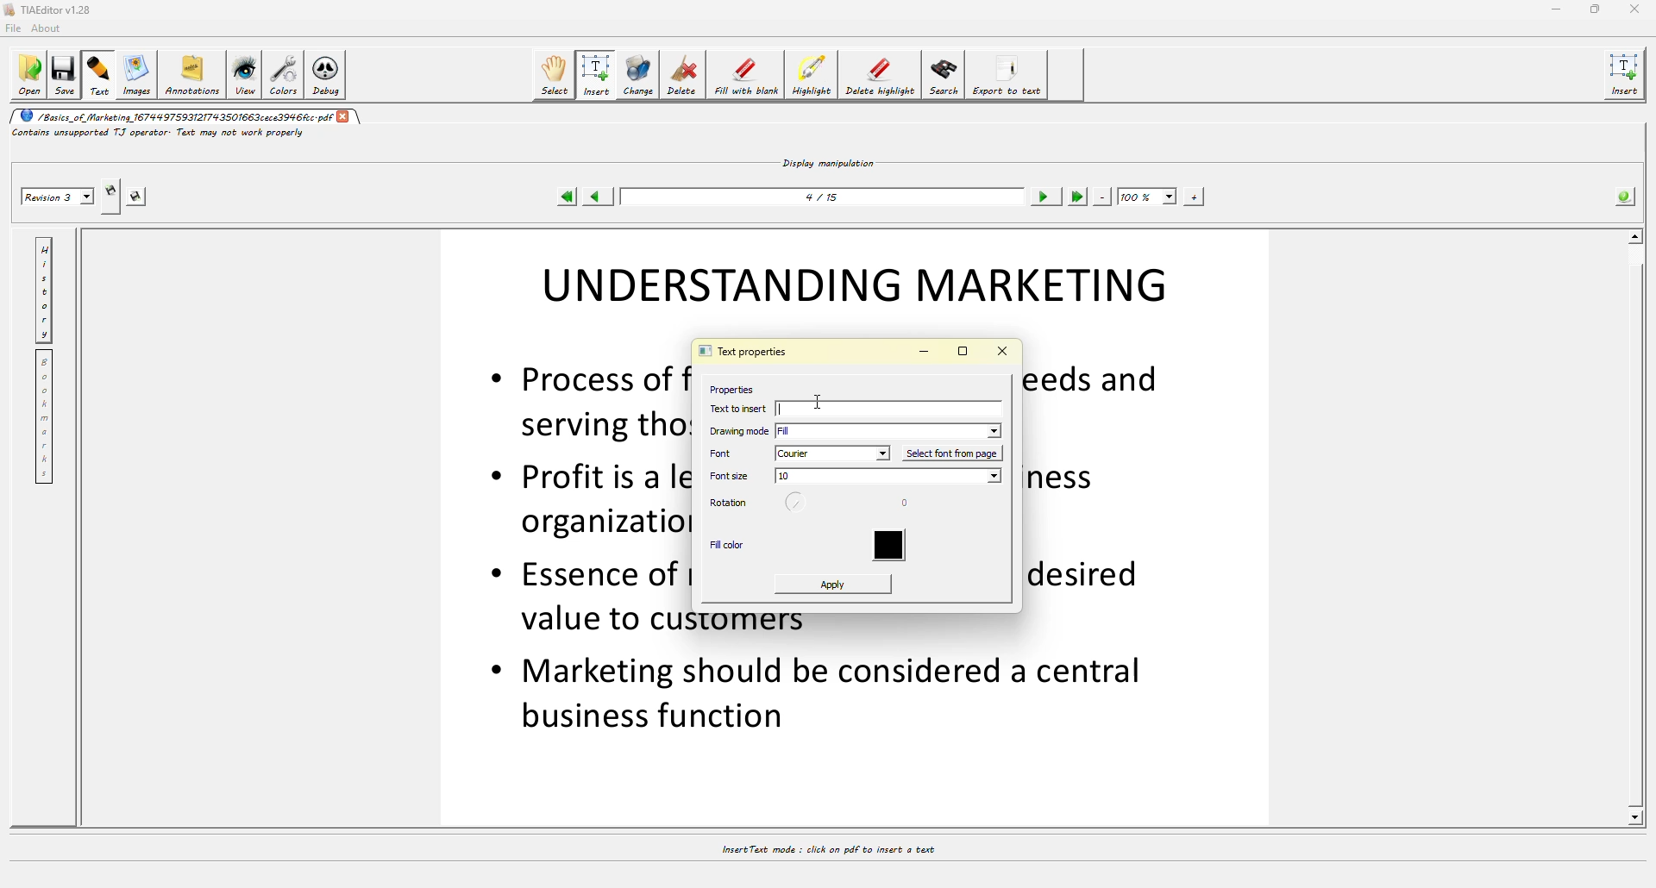 This screenshot has width=1656, height=888. What do you see at coordinates (955, 453) in the screenshot?
I see `select font from page` at bounding box center [955, 453].